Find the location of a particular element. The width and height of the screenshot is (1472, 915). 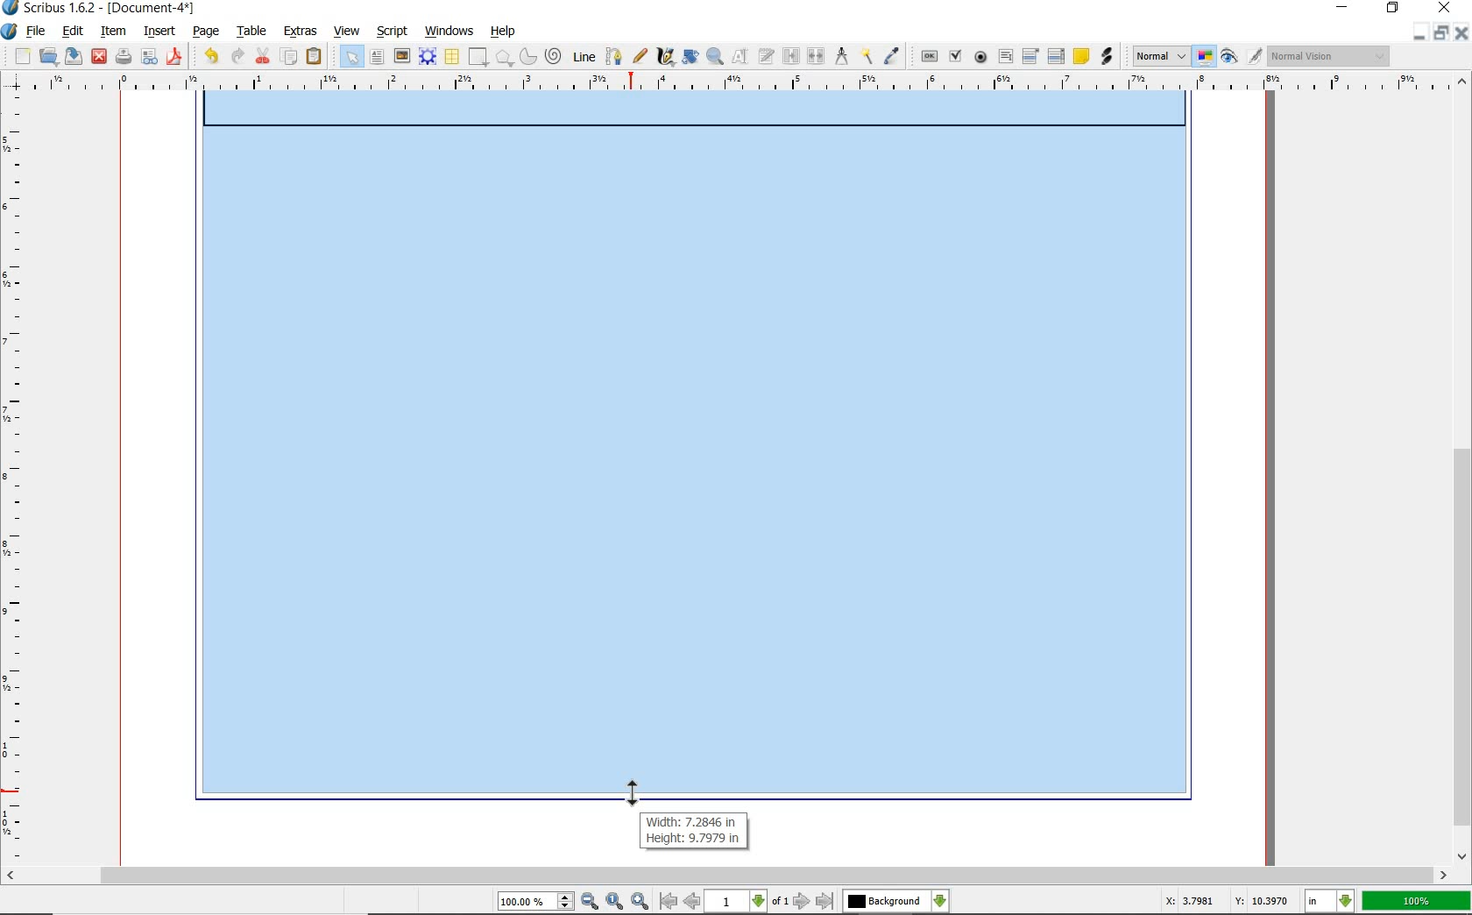

minimize is located at coordinates (1343, 8).